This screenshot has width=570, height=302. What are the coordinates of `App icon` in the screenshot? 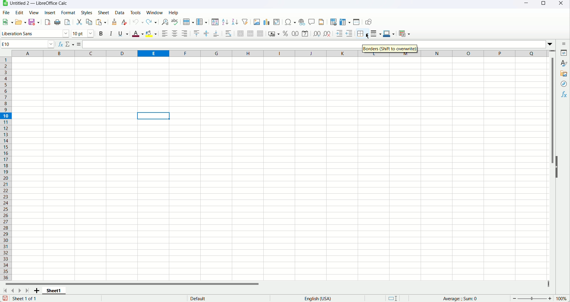 It's located at (4, 4).